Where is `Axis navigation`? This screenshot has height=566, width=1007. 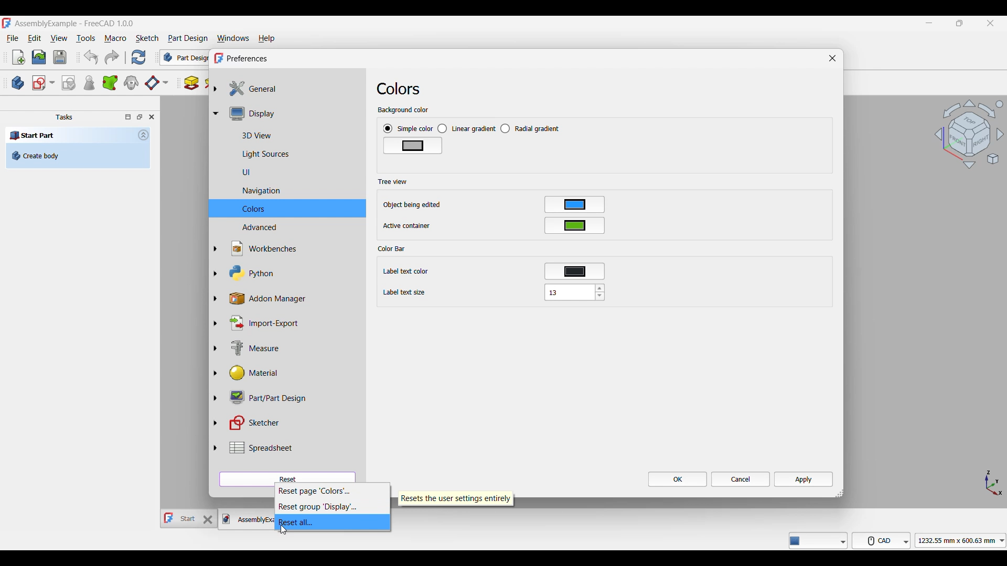
Axis navigation is located at coordinates (994, 483).